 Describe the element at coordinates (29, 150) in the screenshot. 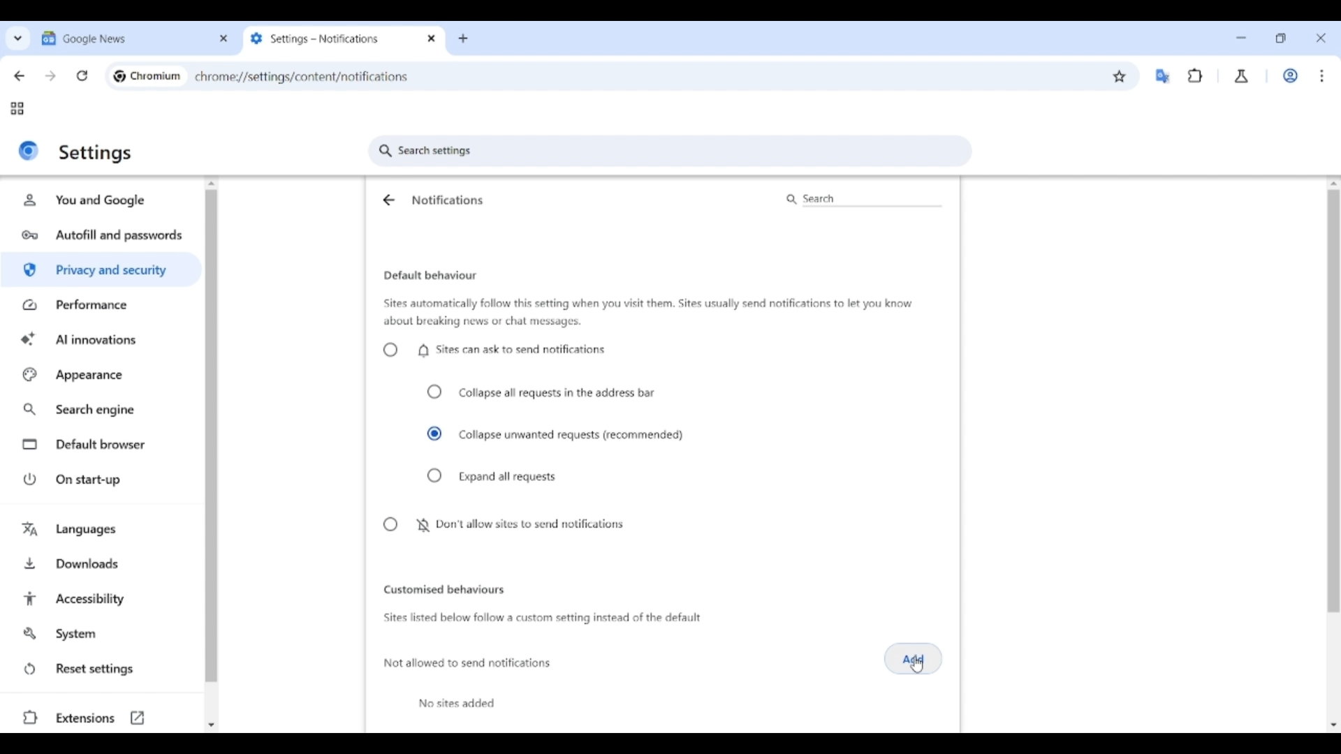

I see `Logo of current site` at that location.